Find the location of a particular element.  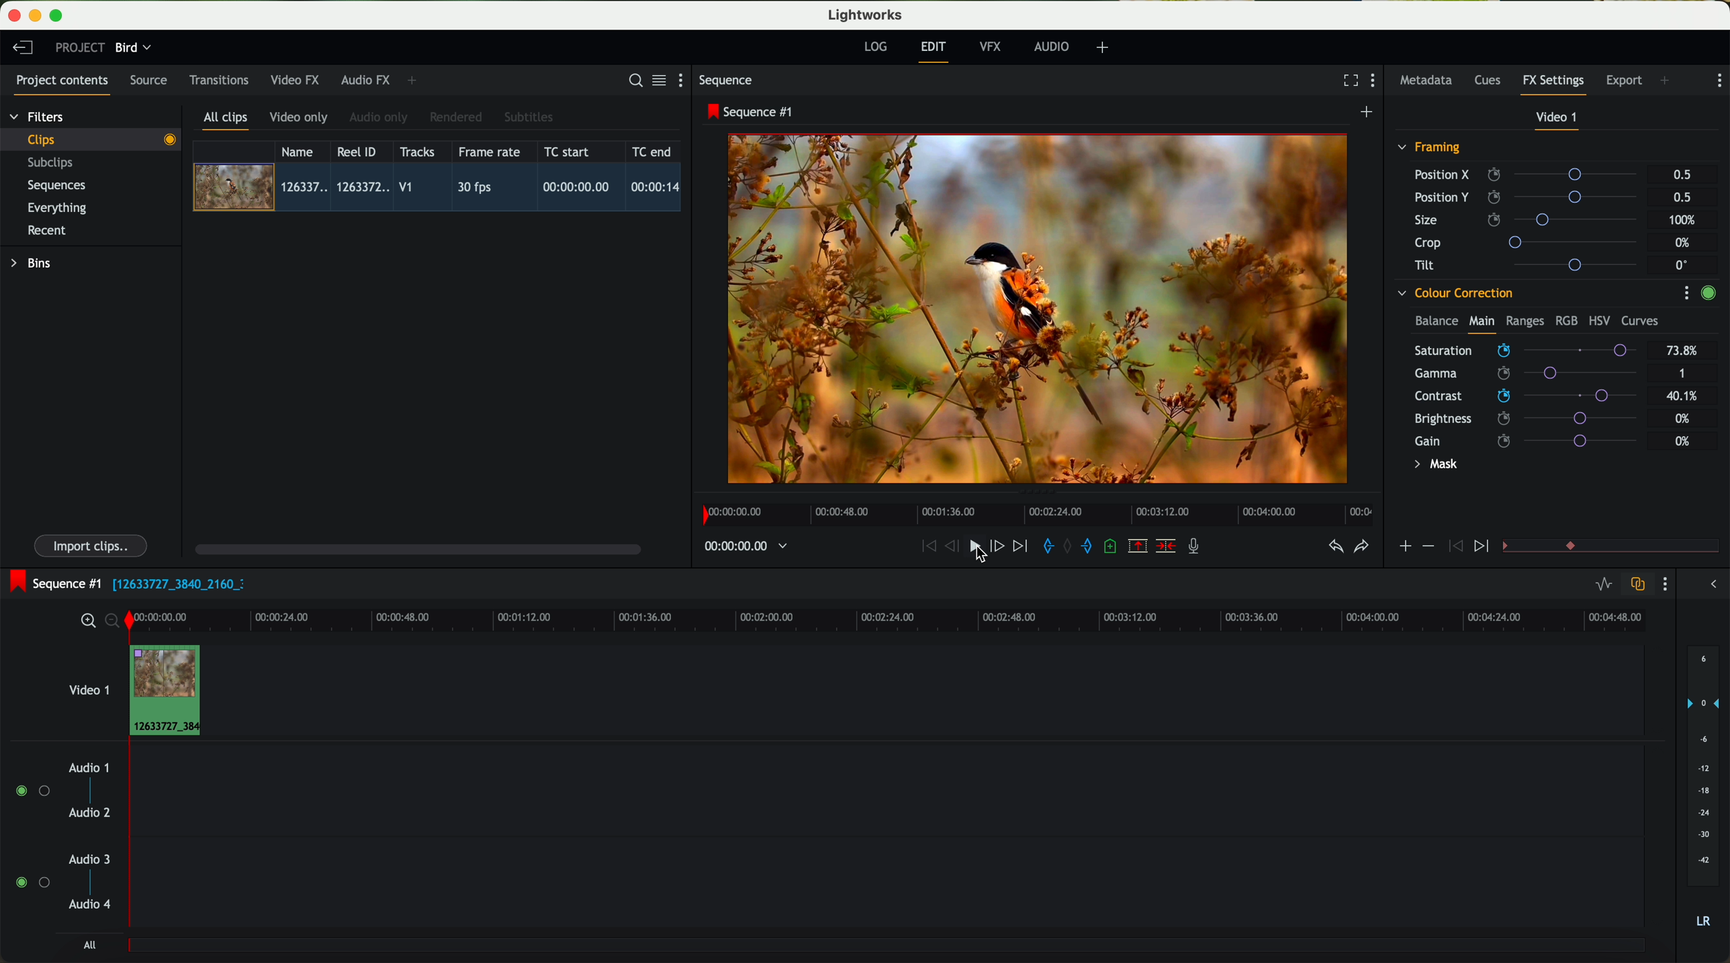

0.5 is located at coordinates (1682, 175).